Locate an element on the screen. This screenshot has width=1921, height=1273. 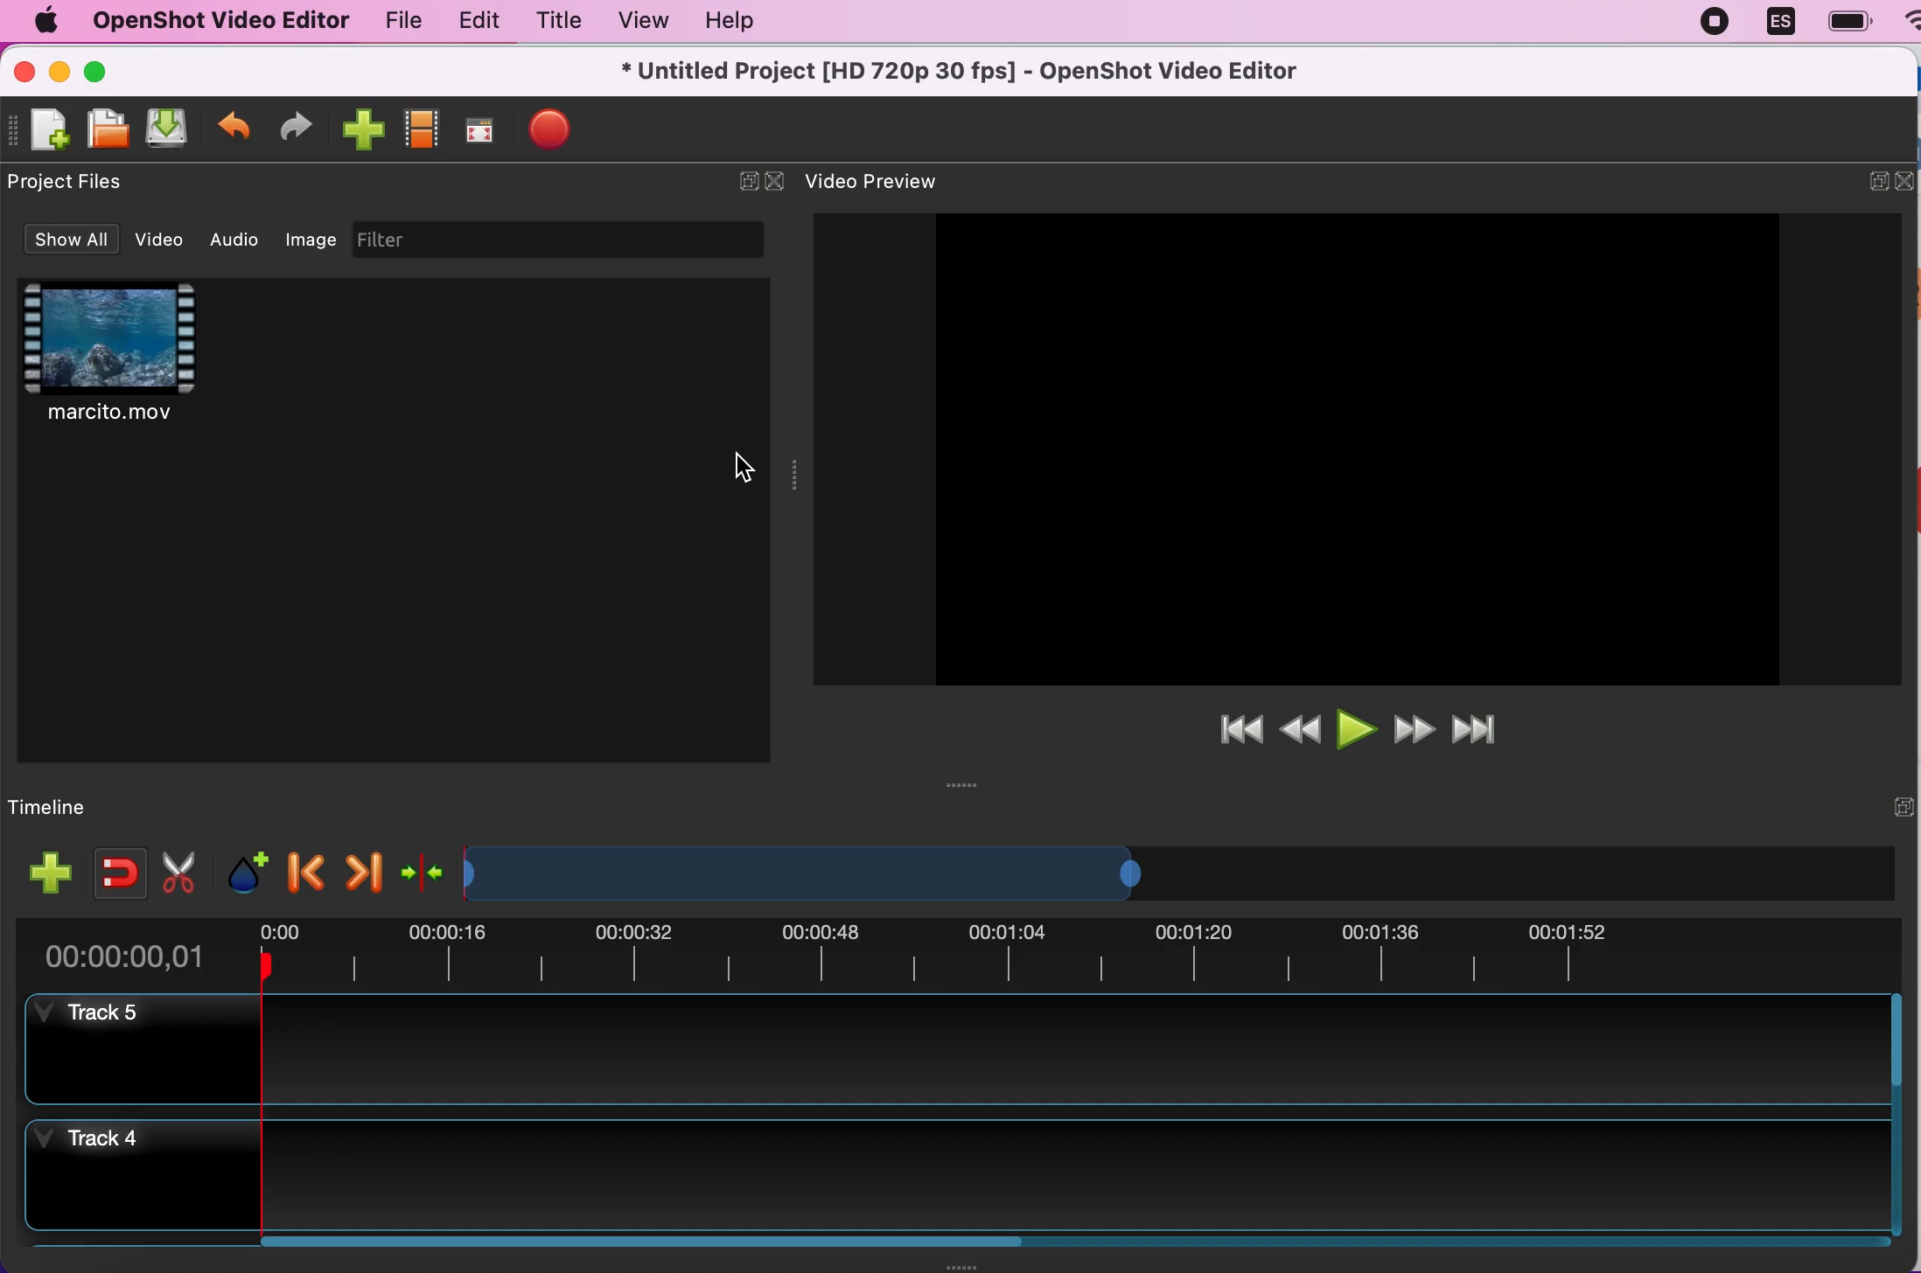
enable snapping is located at coordinates (116, 870).